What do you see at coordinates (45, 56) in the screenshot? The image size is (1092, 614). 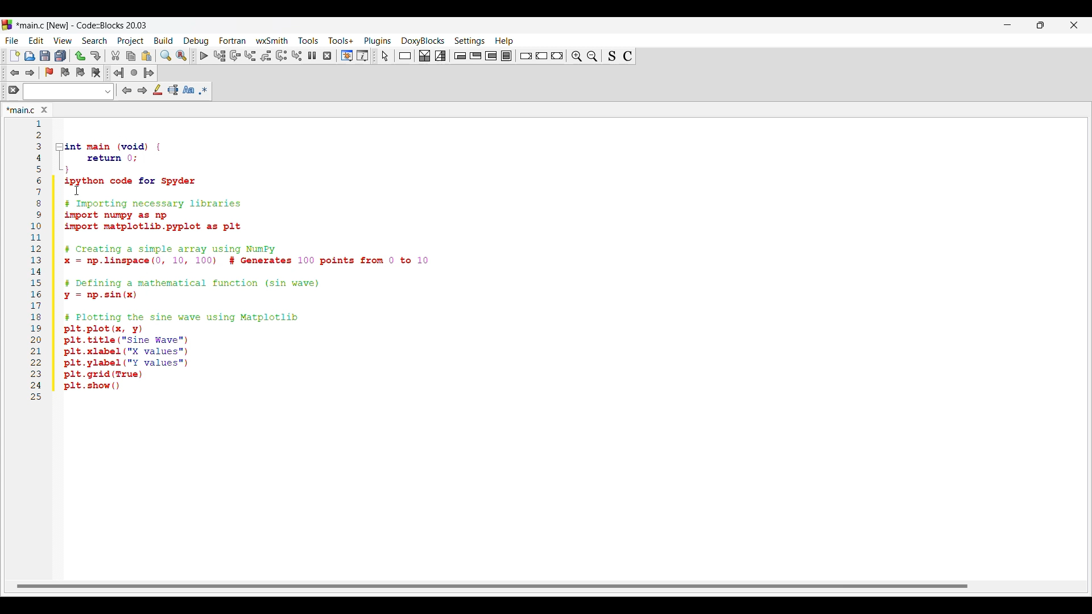 I see `Save` at bounding box center [45, 56].